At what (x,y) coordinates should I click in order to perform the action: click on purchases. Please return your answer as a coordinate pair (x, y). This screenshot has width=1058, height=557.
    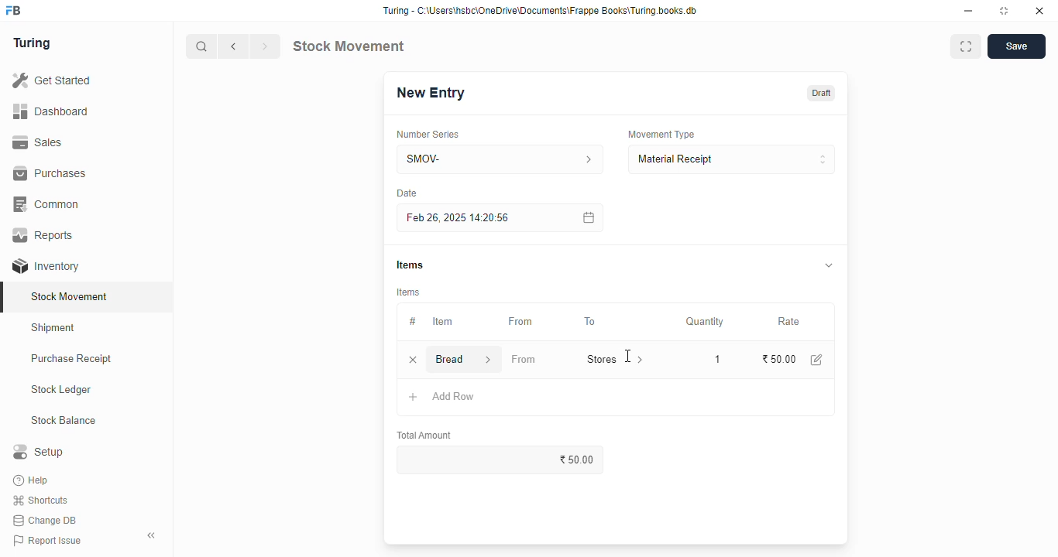
    Looking at the image, I should click on (50, 173).